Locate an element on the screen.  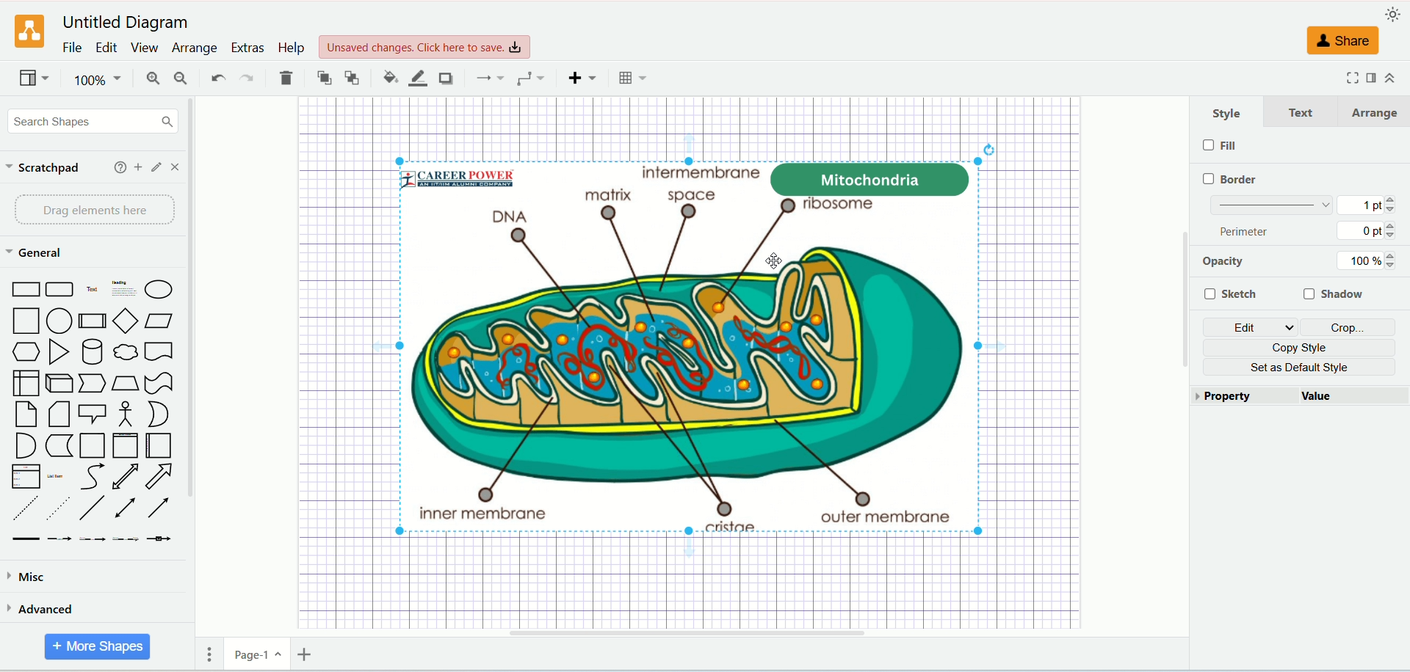
format is located at coordinates (1370, 77).